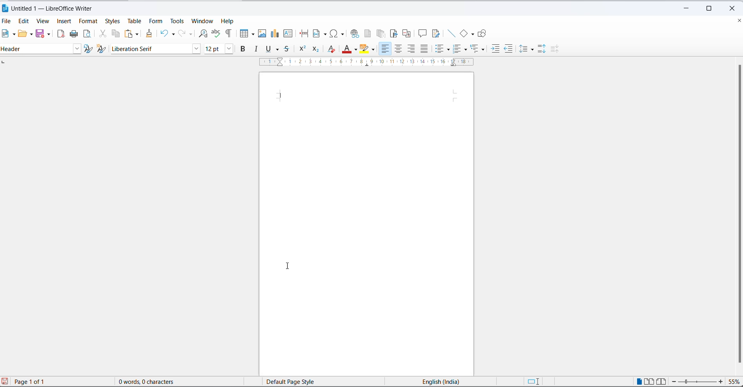 Image resolution: width=743 pixels, height=387 pixels. Describe the element at coordinates (381, 34) in the screenshot. I see `insert endnote` at that location.